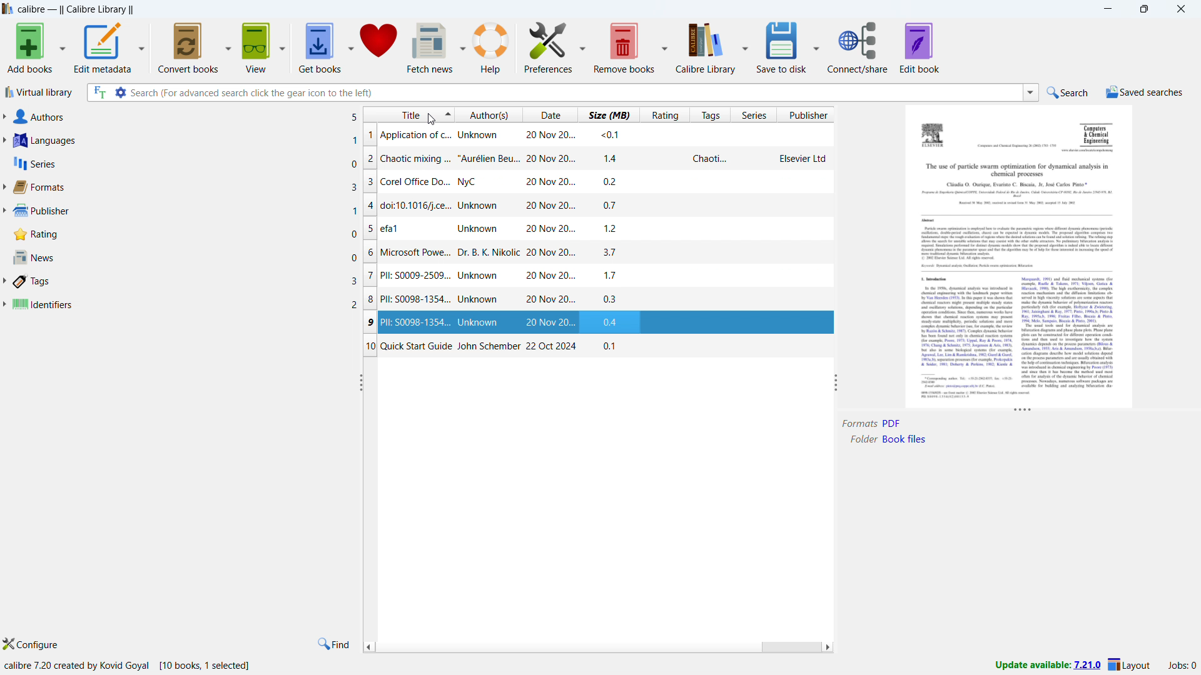 This screenshot has height=675, width=1201. Describe the element at coordinates (836, 383) in the screenshot. I see `resize` at that location.